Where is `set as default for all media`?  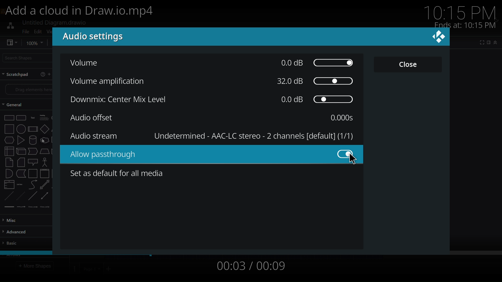
set as default for all media is located at coordinates (118, 173).